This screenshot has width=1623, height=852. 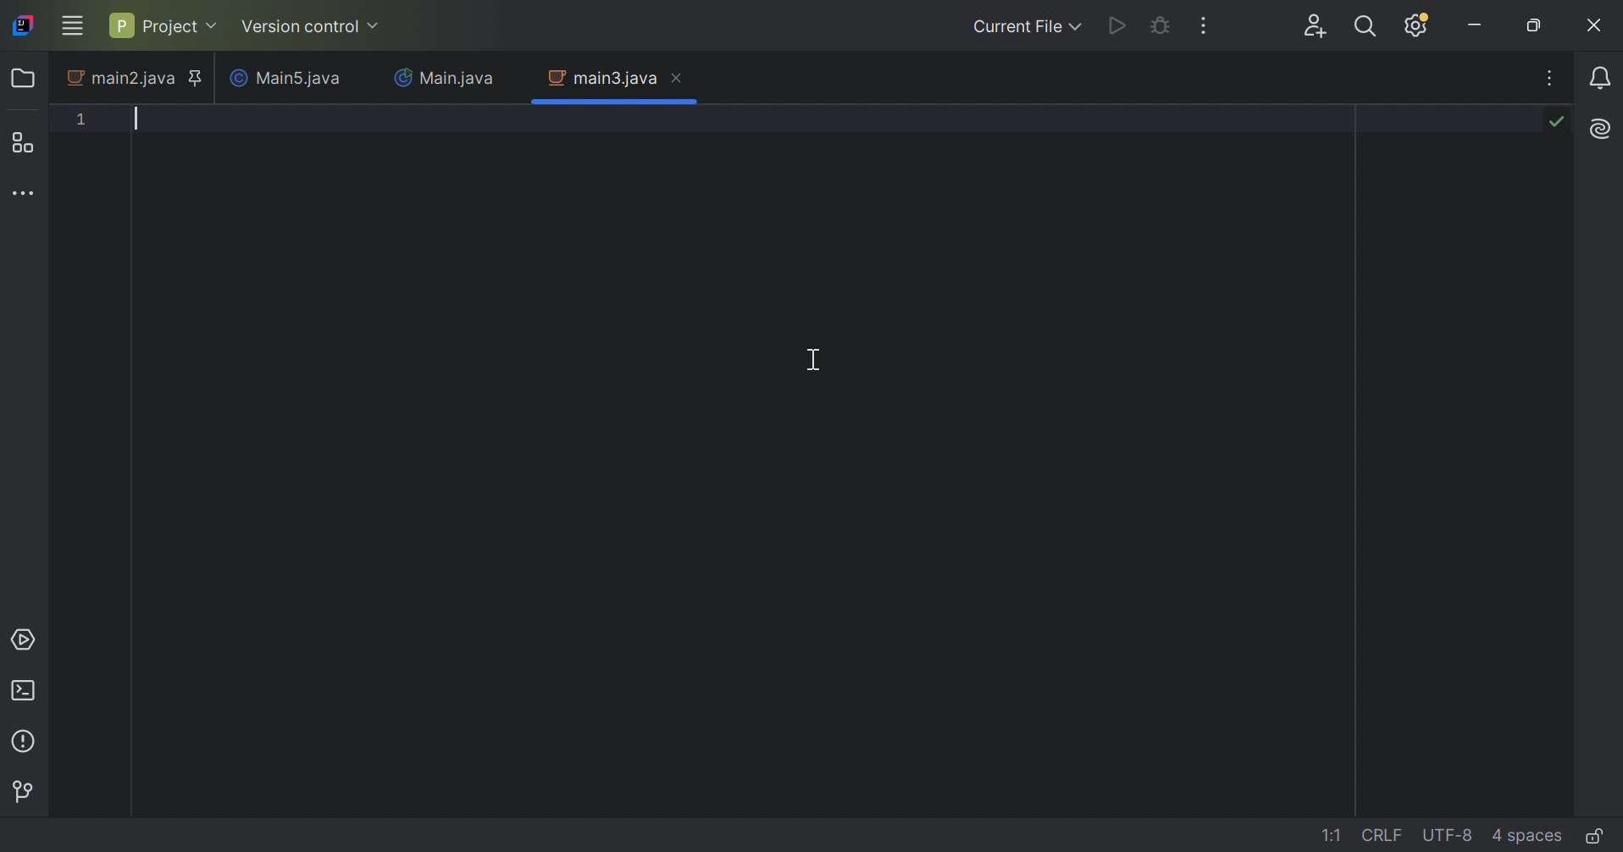 I want to click on IntelliJ IDEA icon, so click(x=25, y=25).